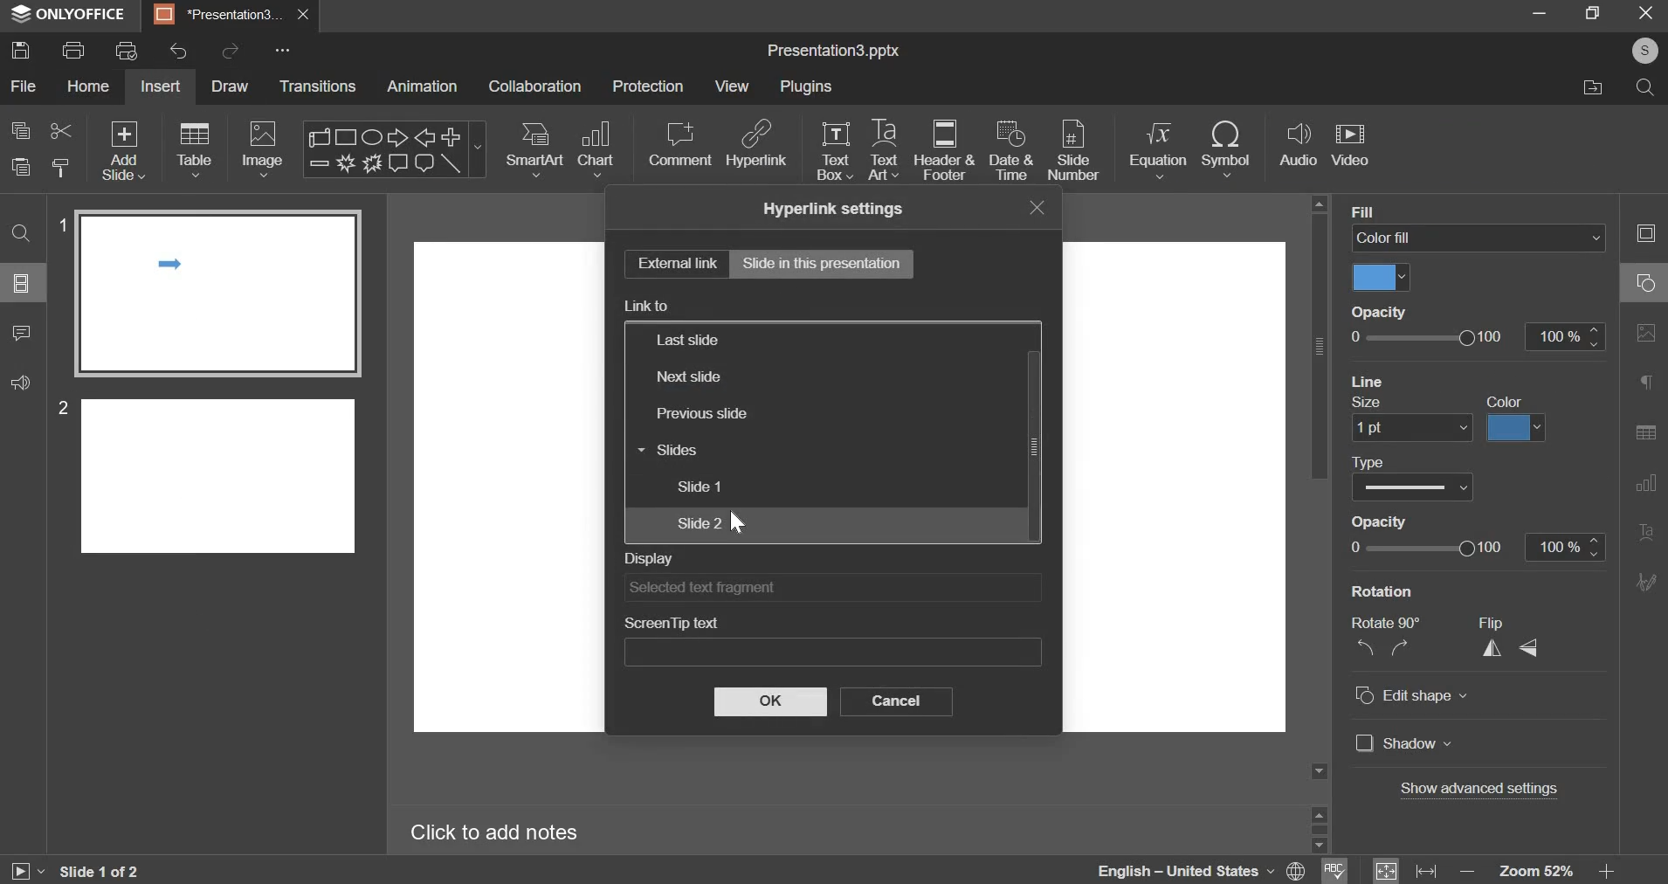 The image size is (1668, 884). I want to click on smart art, so click(536, 149).